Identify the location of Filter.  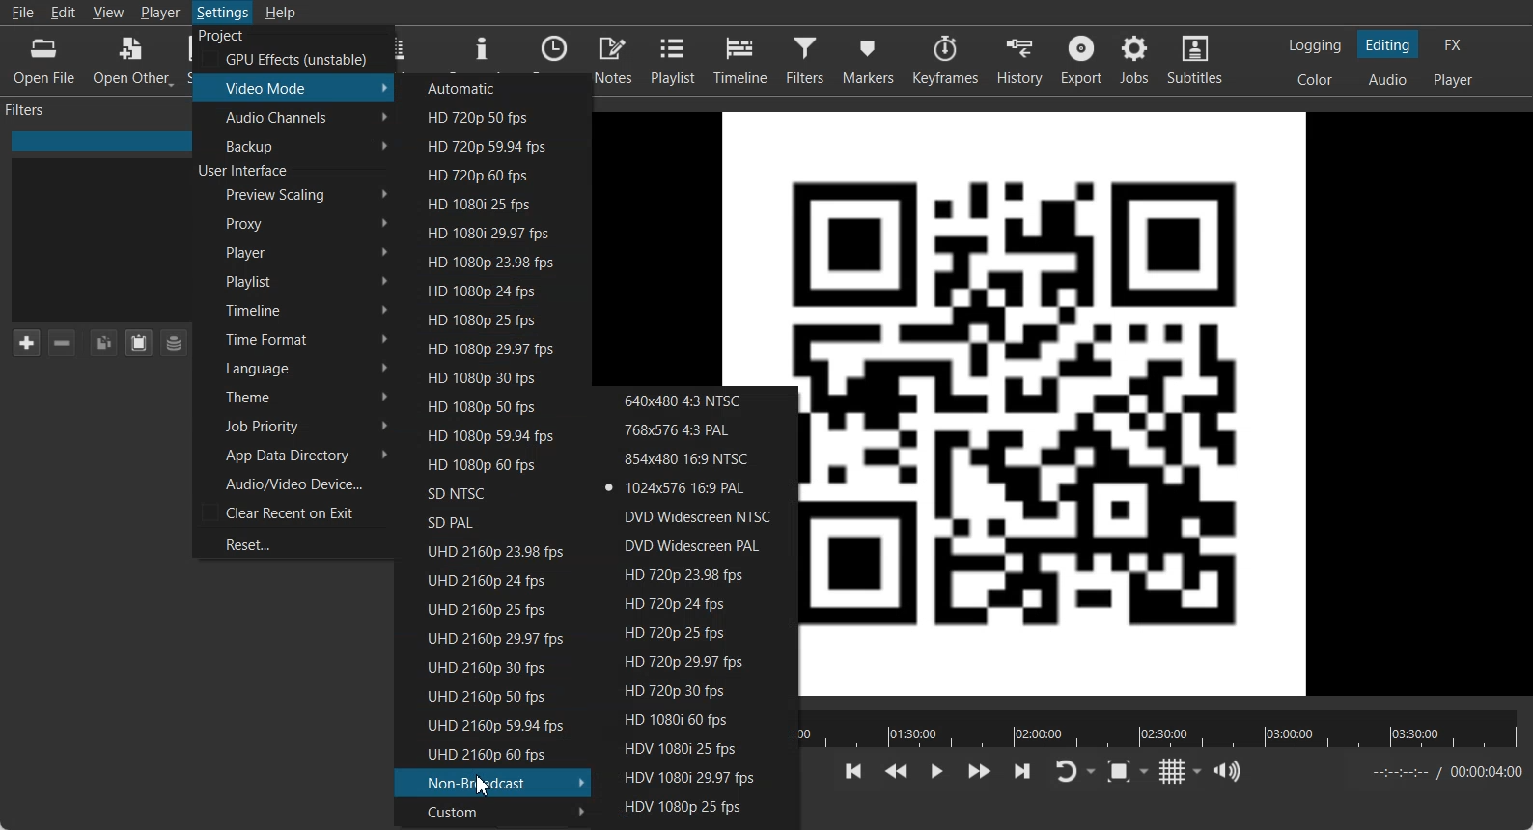
(805, 61).